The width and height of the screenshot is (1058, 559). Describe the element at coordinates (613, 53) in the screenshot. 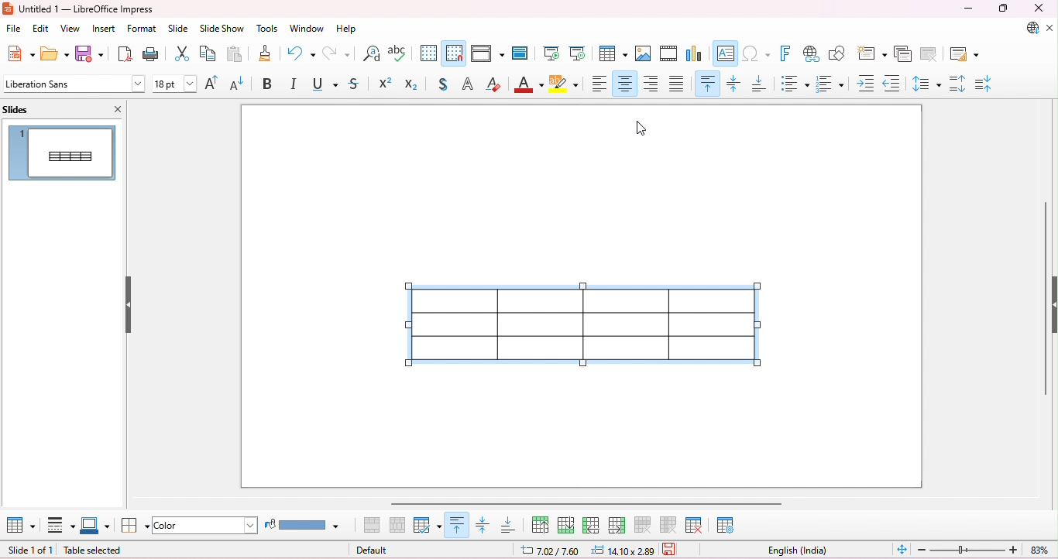

I see `insert table` at that location.